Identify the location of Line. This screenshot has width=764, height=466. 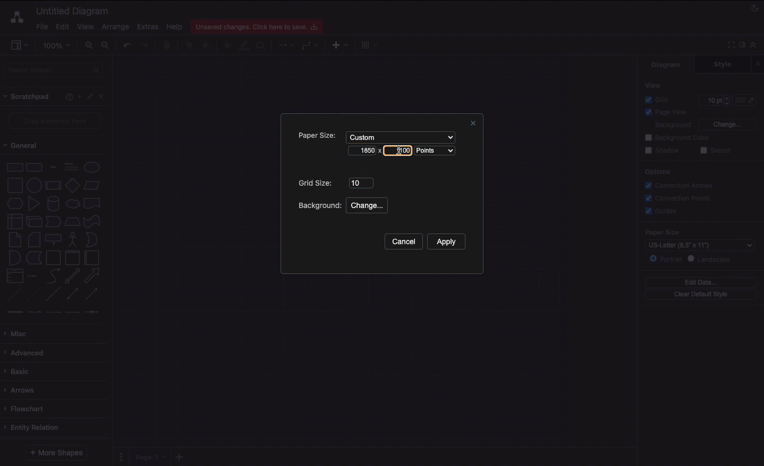
(53, 295).